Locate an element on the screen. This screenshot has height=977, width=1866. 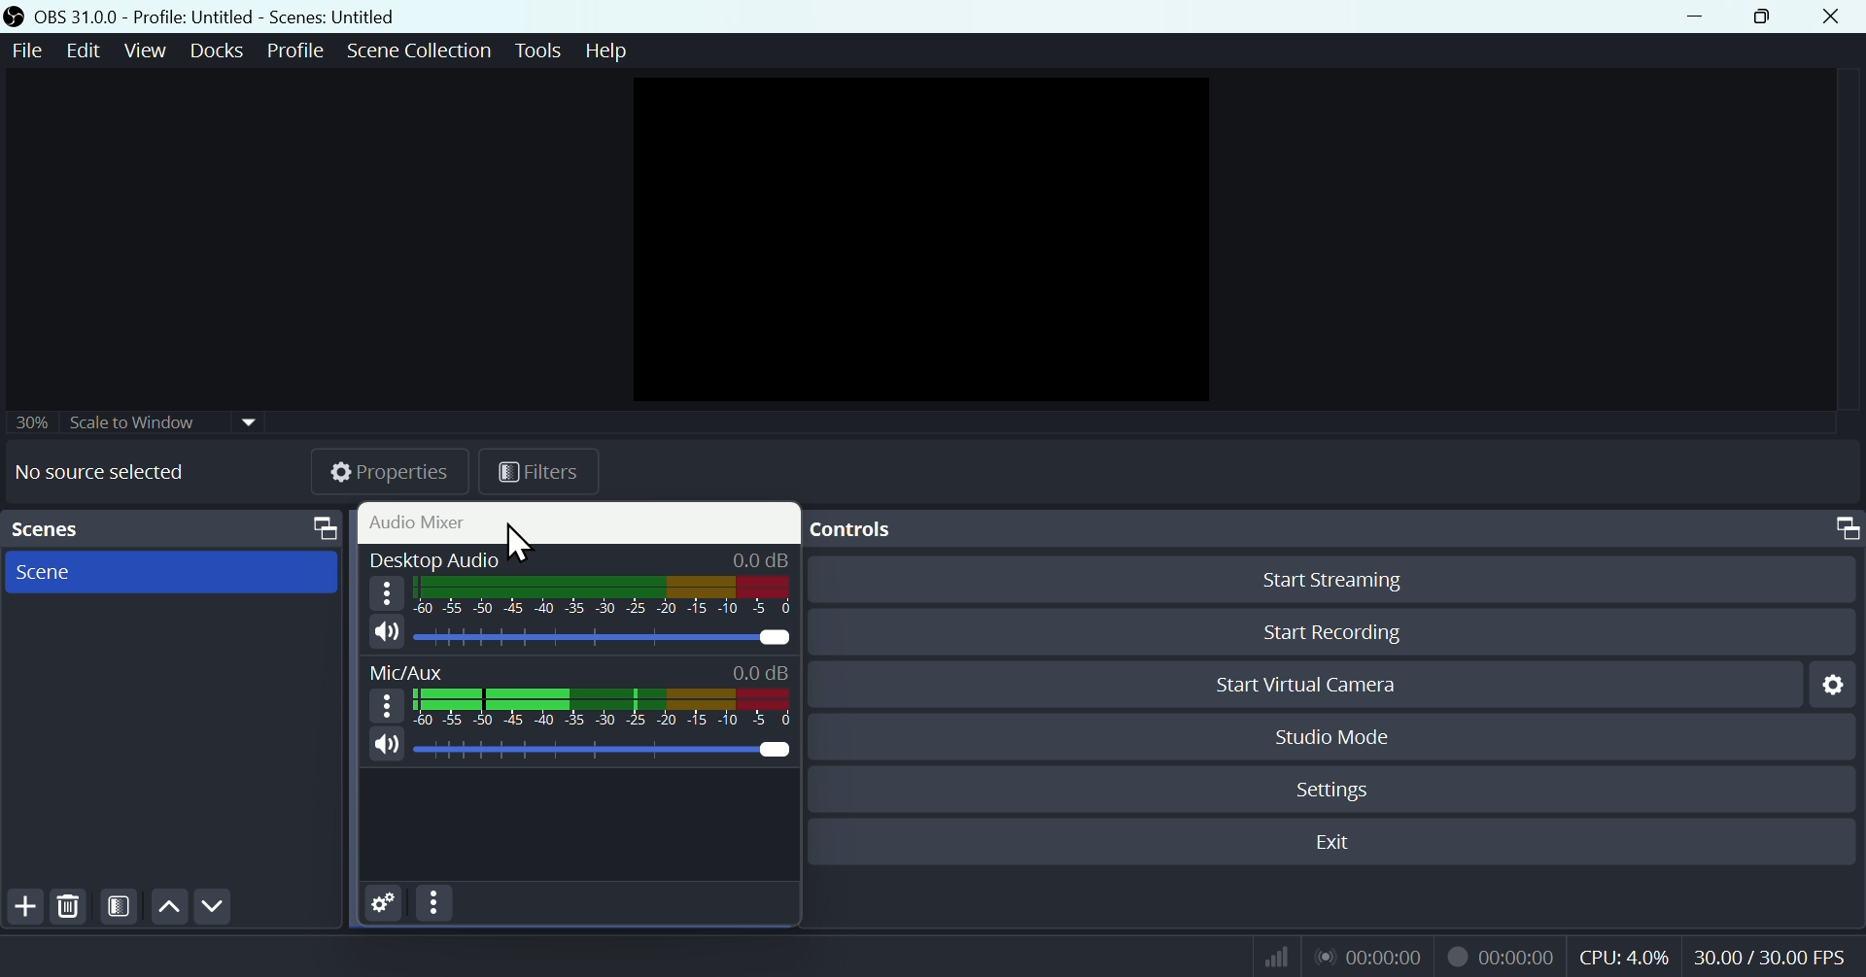
Scene collection is located at coordinates (424, 48).